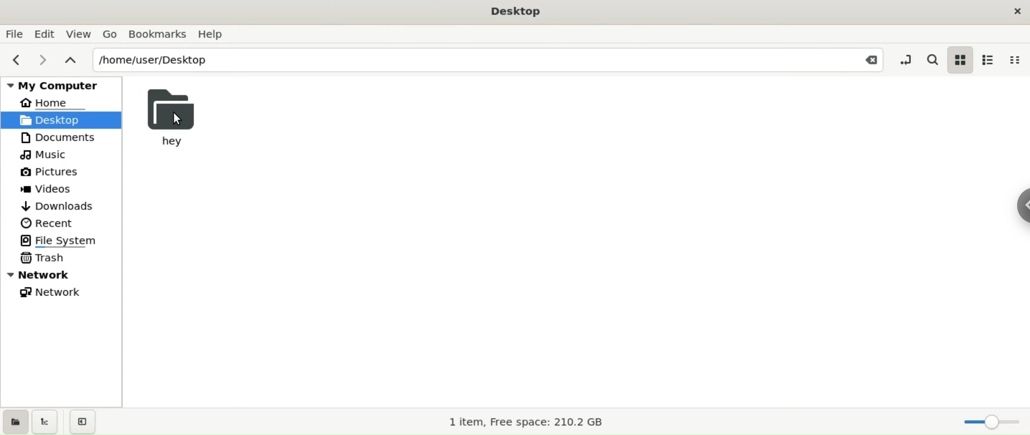 Image resolution: width=1030 pixels, height=435 pixels. I want to click on Pictures, so click(50, 172).